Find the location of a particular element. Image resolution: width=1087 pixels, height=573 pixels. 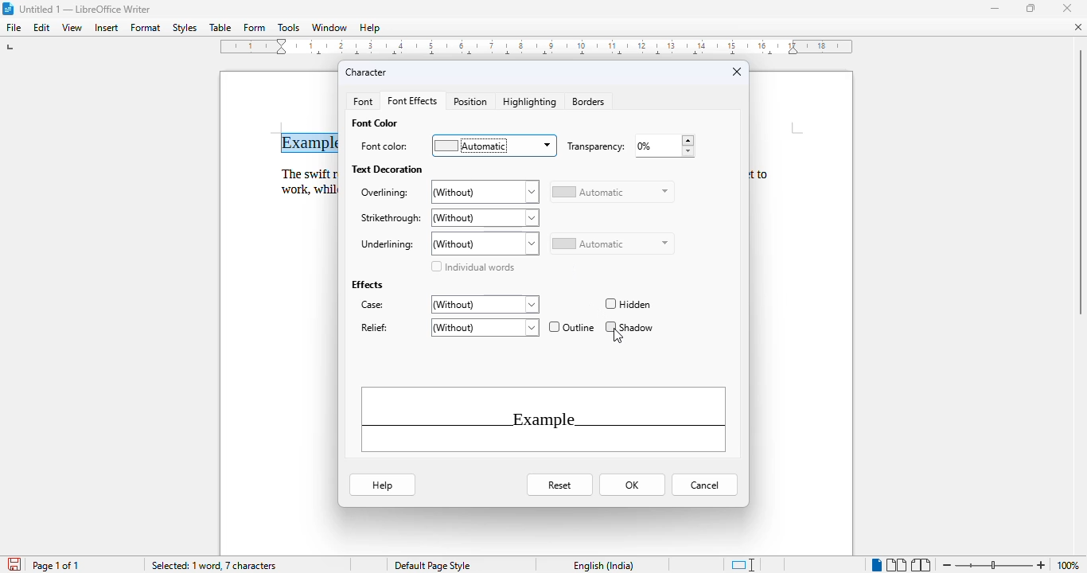

font effects is located at coordinates (413, 101).